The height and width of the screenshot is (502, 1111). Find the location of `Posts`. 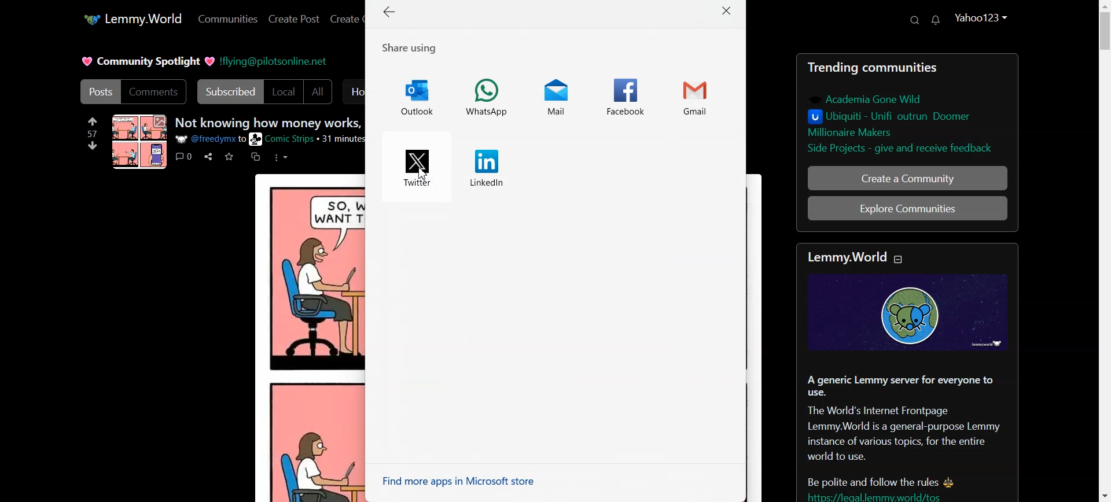

Posts is located at coordinates (907, 107).